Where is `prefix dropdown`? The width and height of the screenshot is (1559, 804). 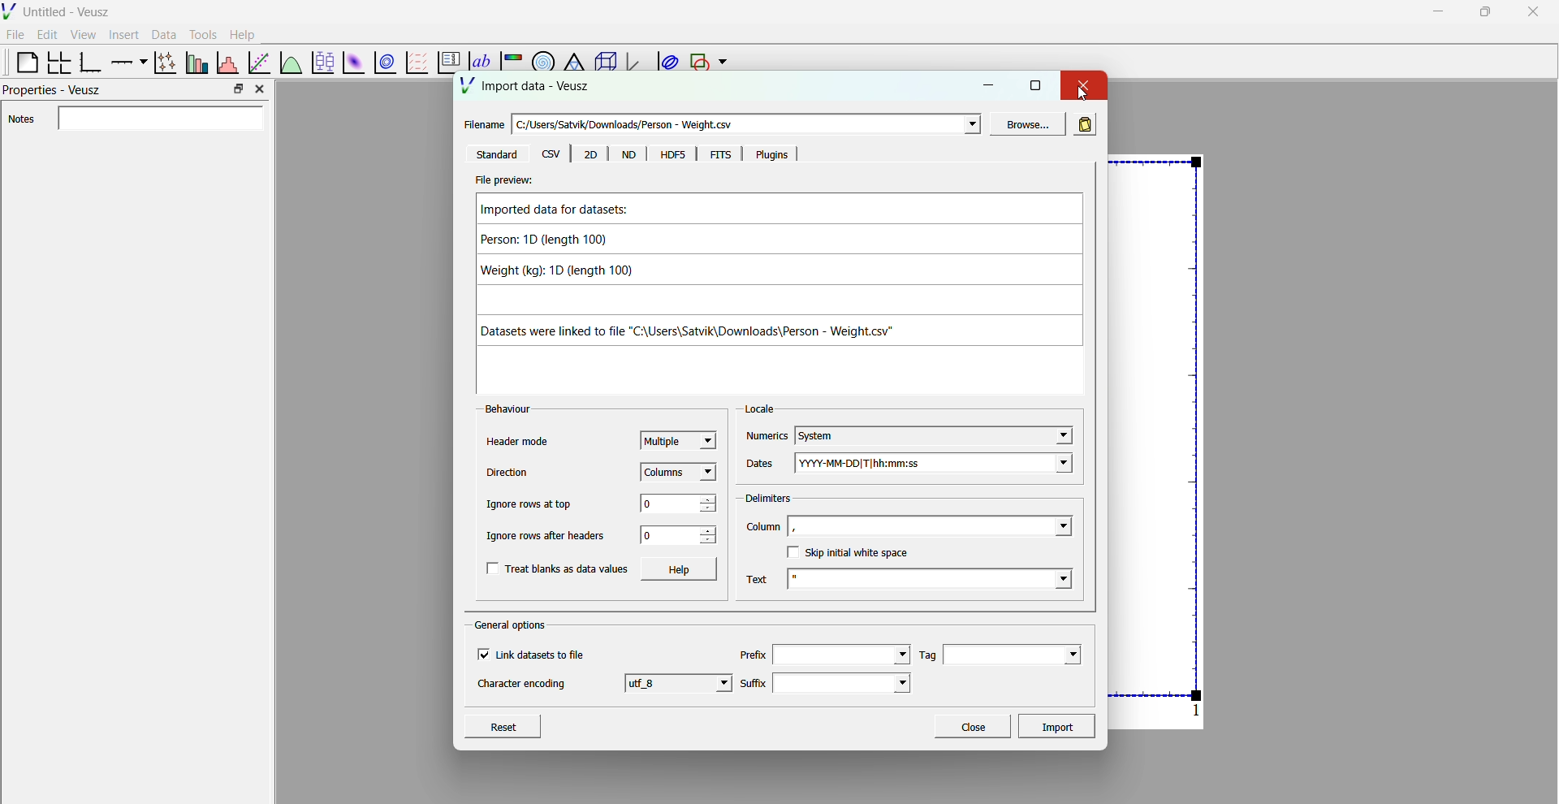 prefix dropdown is located at coordinates (841, 653).